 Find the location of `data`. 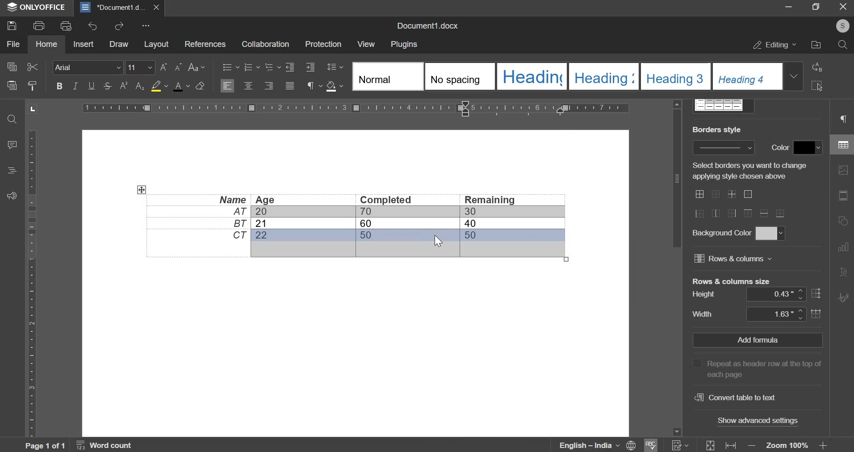

data is located at coordinates (352, 222).